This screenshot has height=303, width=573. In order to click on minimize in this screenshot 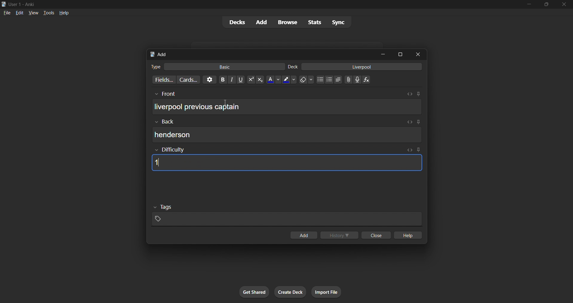, I will do `click(384, 55)`.